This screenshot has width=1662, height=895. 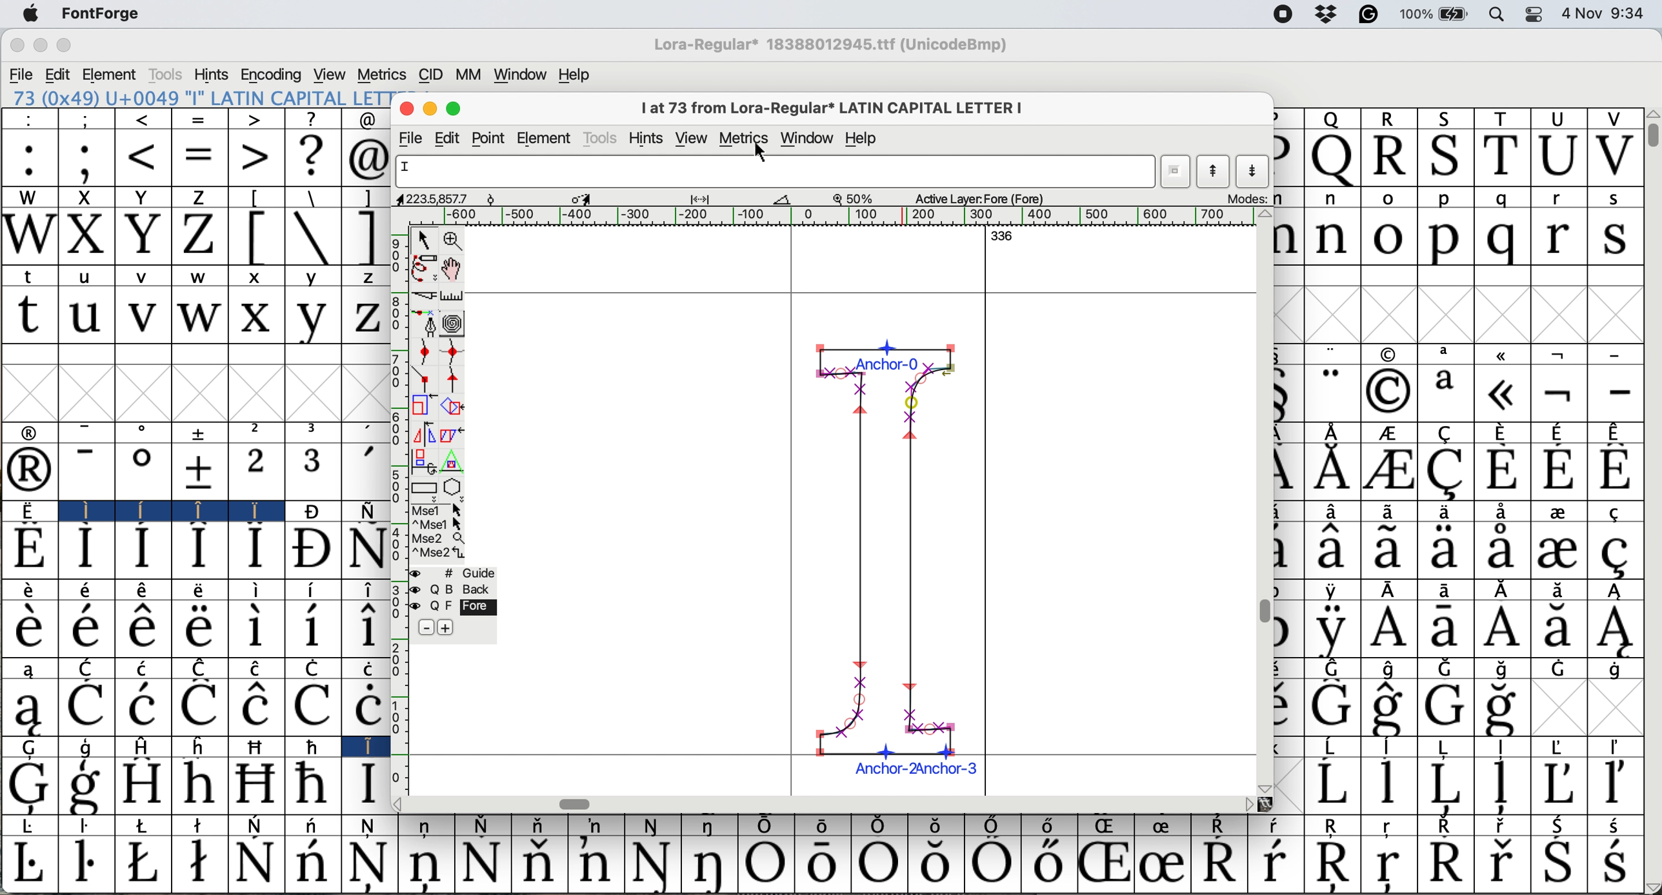 I want to click on zoom scale, so click(x=857, y=199).